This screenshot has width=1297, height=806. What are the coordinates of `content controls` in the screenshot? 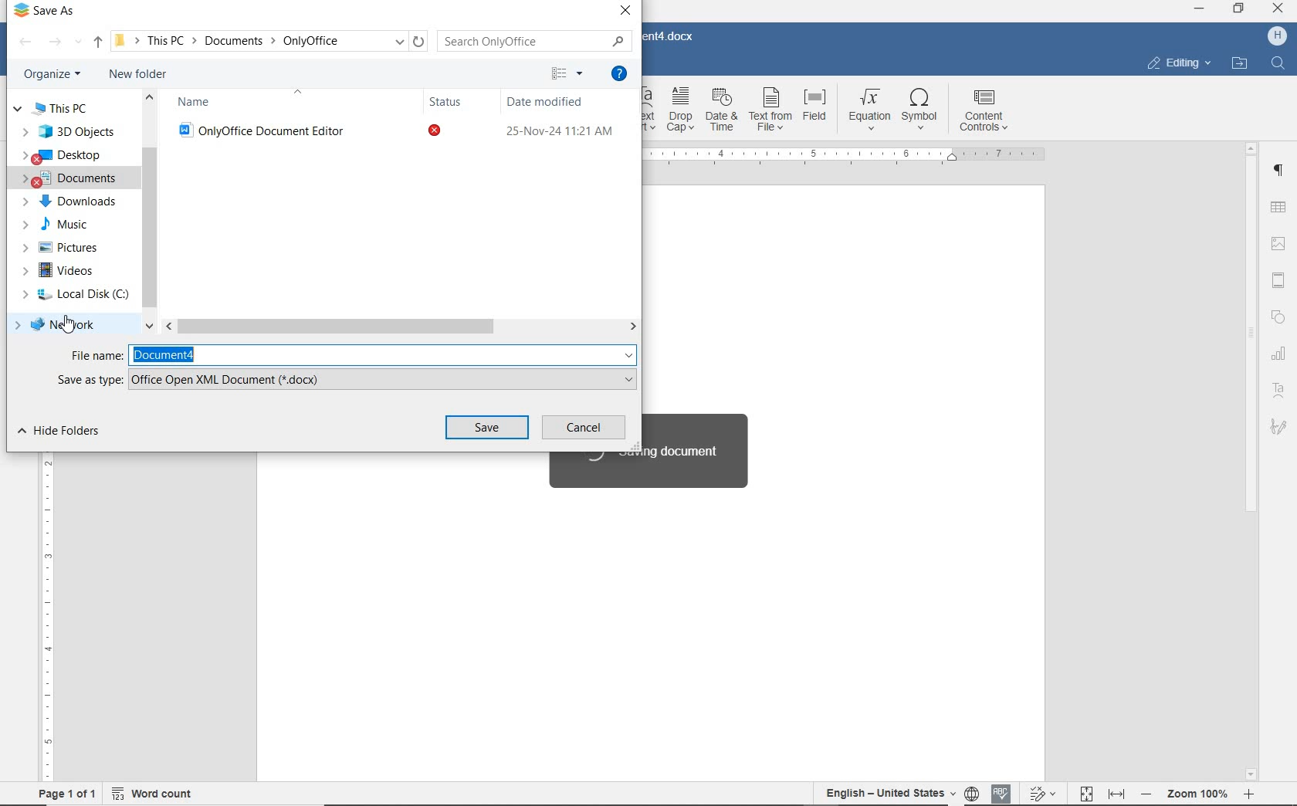 It's located at (987, 112).